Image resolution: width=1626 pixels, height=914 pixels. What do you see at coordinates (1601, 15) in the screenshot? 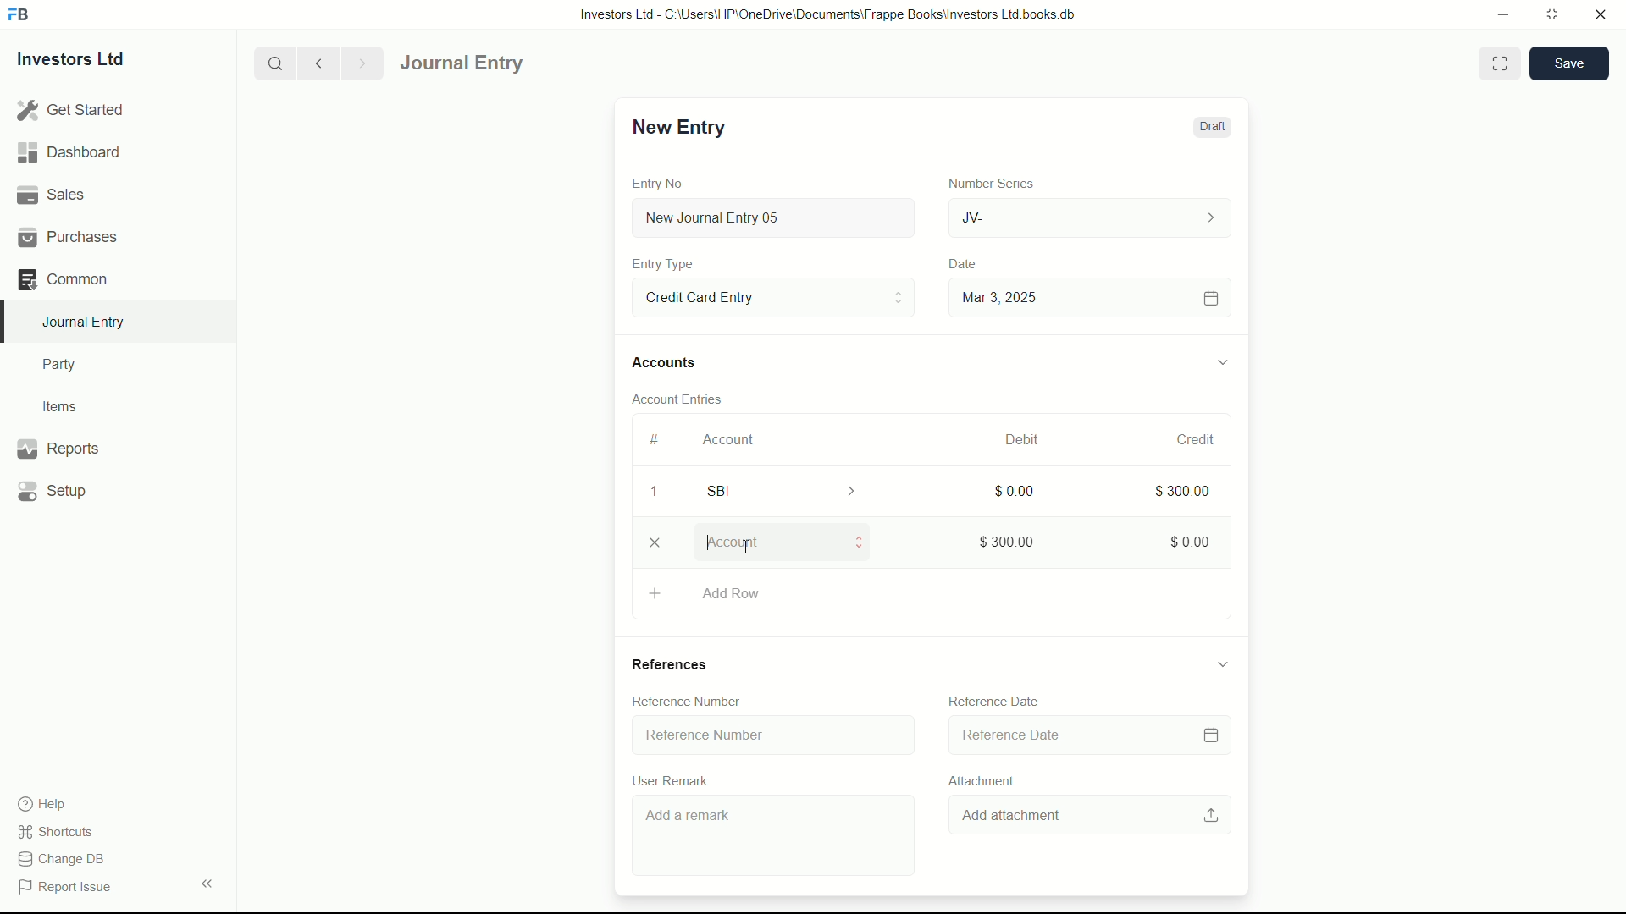
I see `close` at bounding box center [1601, 15].